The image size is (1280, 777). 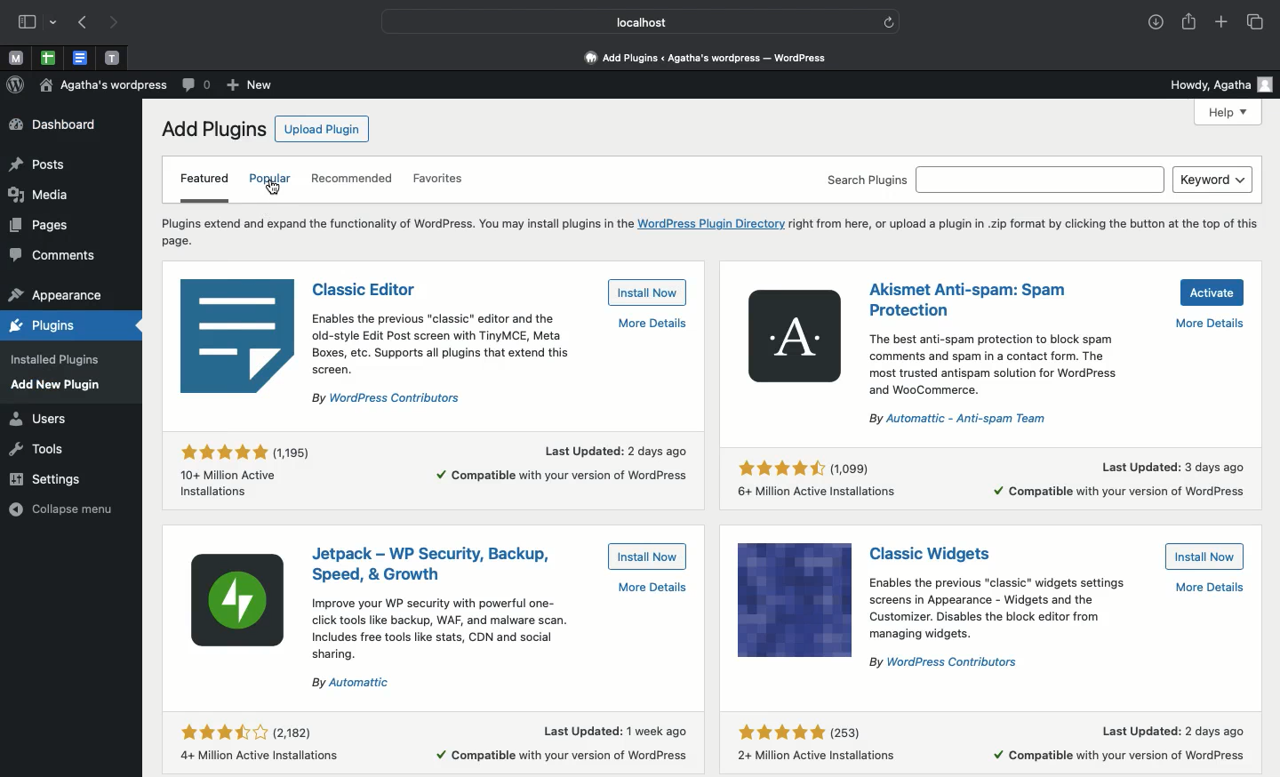 What do you see at coordinates (1205, 325) in the screenshot?
I see `More details` at bounding box center [1205, 325].